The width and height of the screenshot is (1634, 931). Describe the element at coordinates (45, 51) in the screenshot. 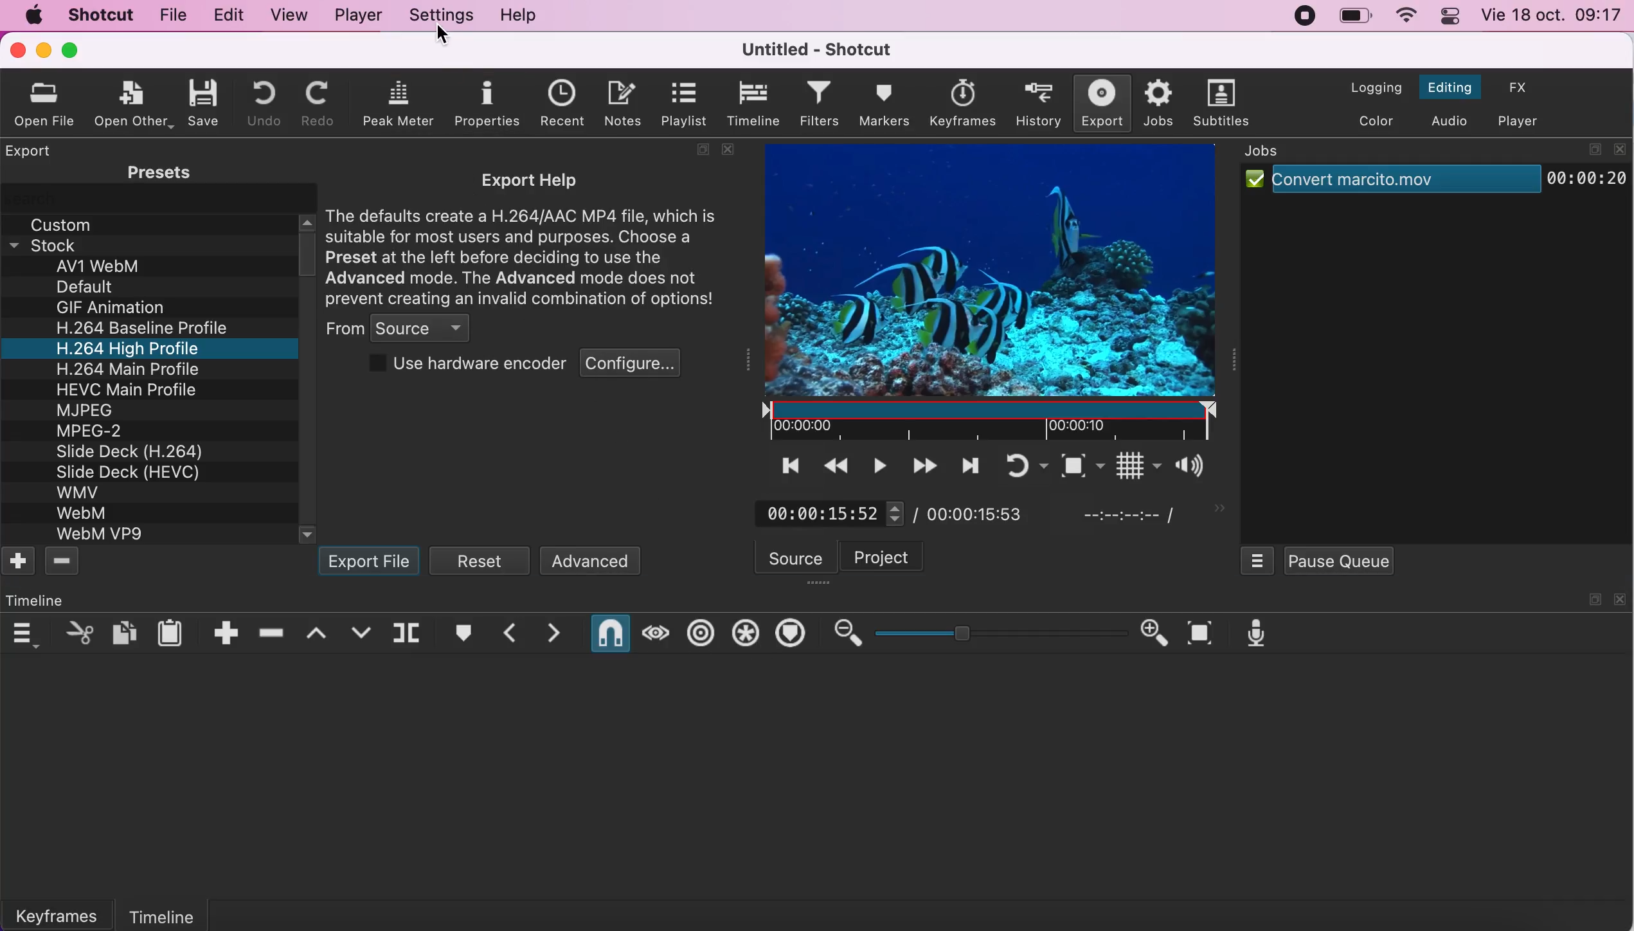

I see `minimize` at that location.